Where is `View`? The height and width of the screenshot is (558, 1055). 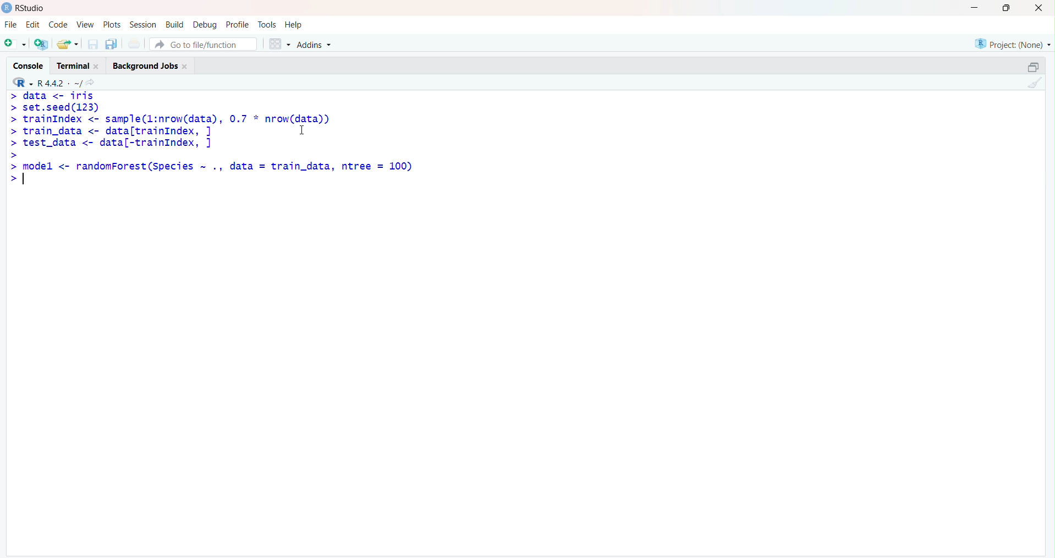 View is located at coordinates (84, 25).